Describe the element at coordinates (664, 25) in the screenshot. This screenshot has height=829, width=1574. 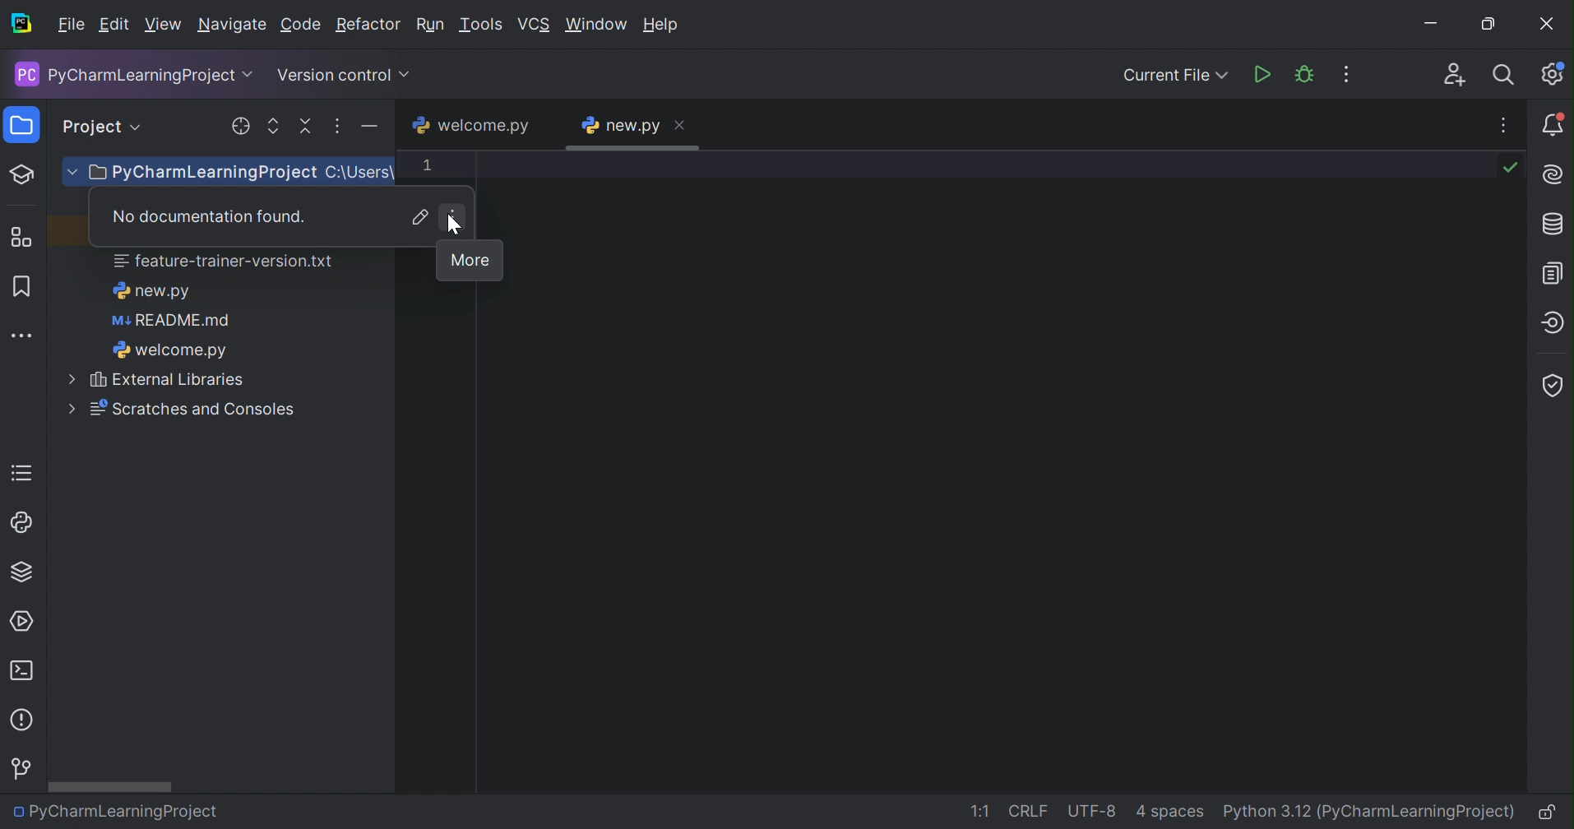
I see `Help` at that location.